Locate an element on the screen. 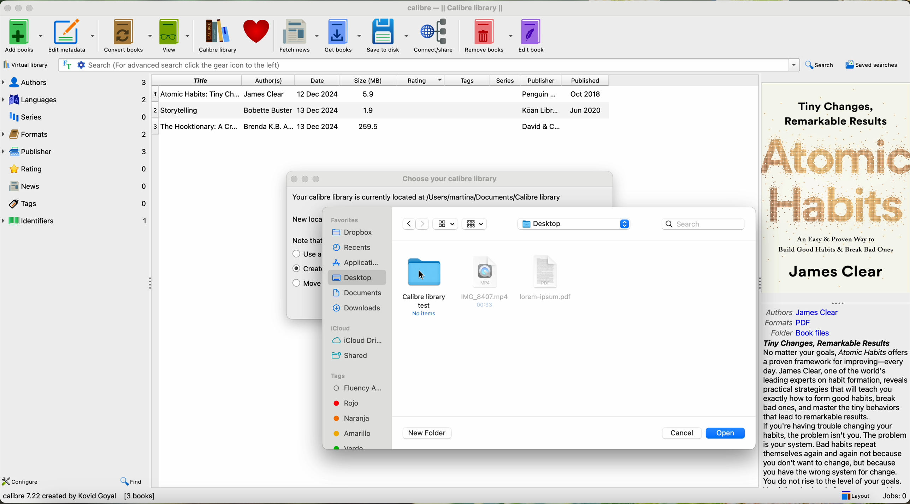  formats:PDF is located at coordinates (791, 323).